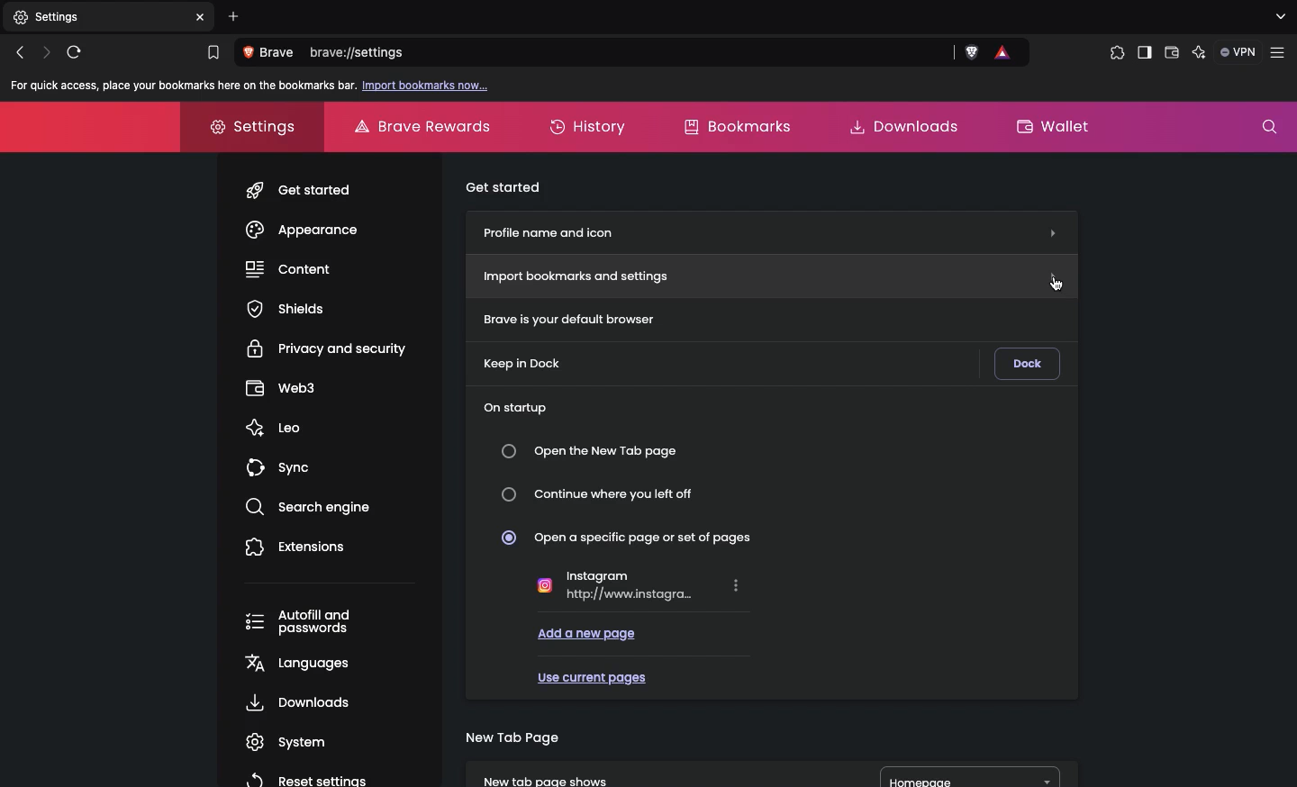  What do you see at coordinates (1113, 53) in the screenshot?
I see `Extensions` at bounding box center [1113, 53].